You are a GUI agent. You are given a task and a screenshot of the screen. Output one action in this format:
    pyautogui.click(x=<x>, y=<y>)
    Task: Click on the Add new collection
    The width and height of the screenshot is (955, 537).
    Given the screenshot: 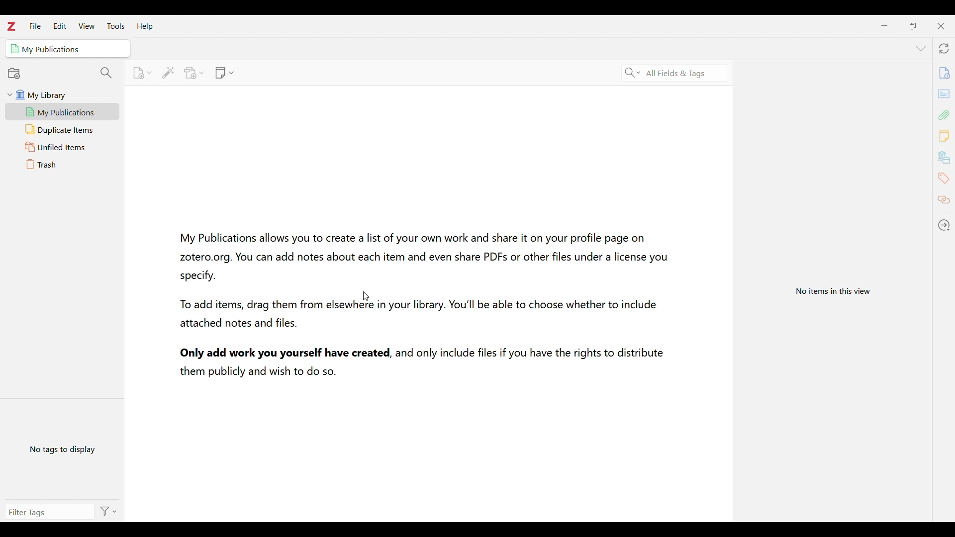 What is the action you would take?
    pyautogui.click(x=14, y=74)
    